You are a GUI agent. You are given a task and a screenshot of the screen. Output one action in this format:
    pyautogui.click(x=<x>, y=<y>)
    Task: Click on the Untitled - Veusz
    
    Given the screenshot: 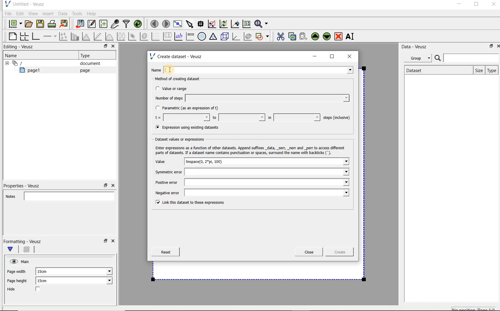 What is the action you would take?
    pyautogui.click(x=24, y=4)
    